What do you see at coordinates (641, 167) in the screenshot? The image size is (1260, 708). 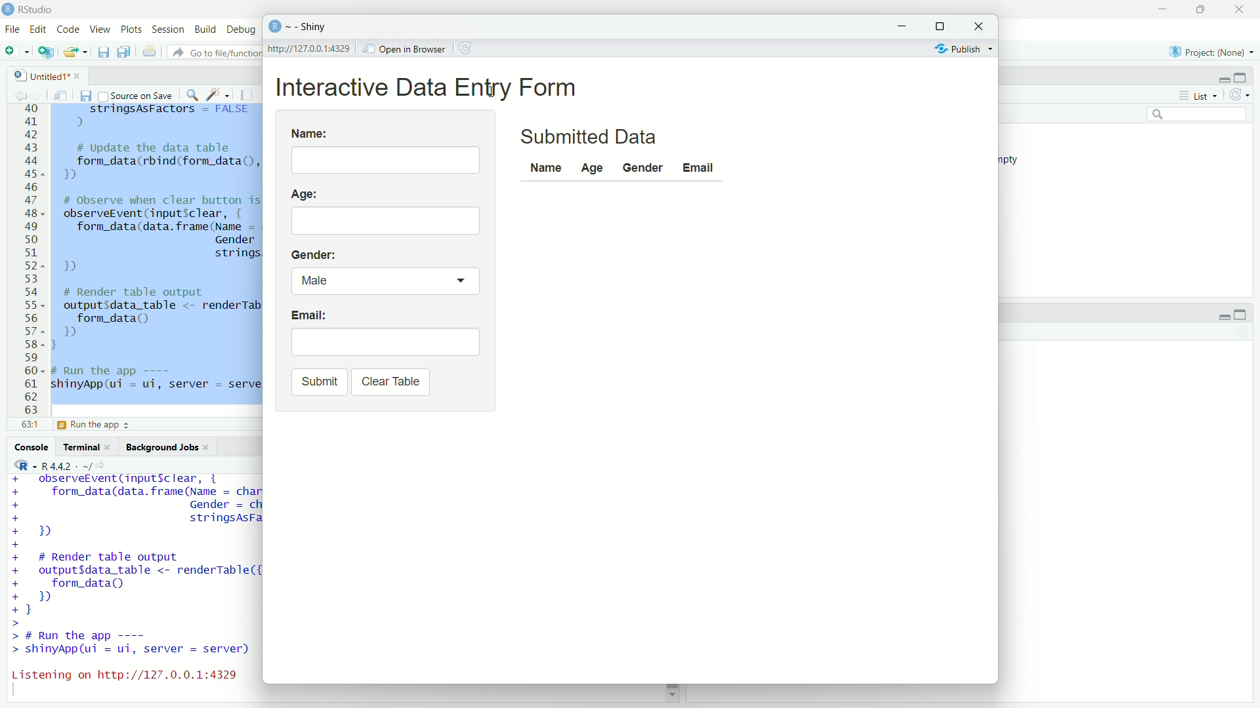 I see `Gender` at bounding box center [641, 167].